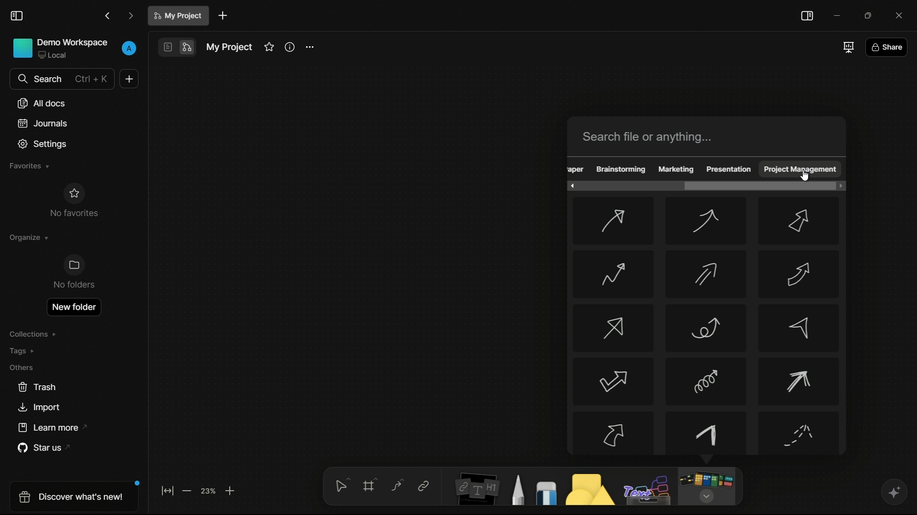 The image size is (917, 515). What do you see at coordinates (838, 15) in the screenshot?
I see `minimize` at bounding box center [838, 15].